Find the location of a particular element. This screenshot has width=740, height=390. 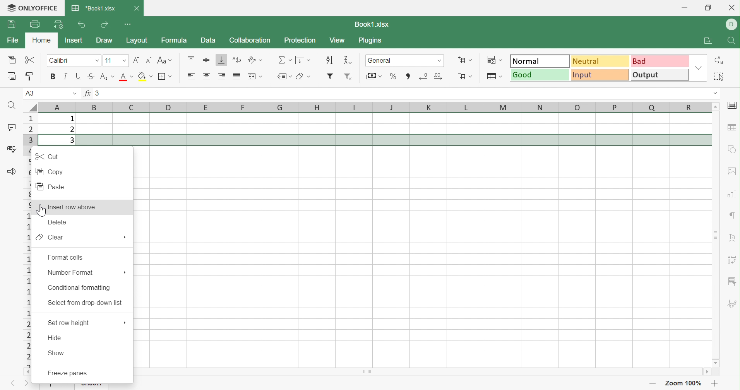

File is located at coordinates (12, 41).